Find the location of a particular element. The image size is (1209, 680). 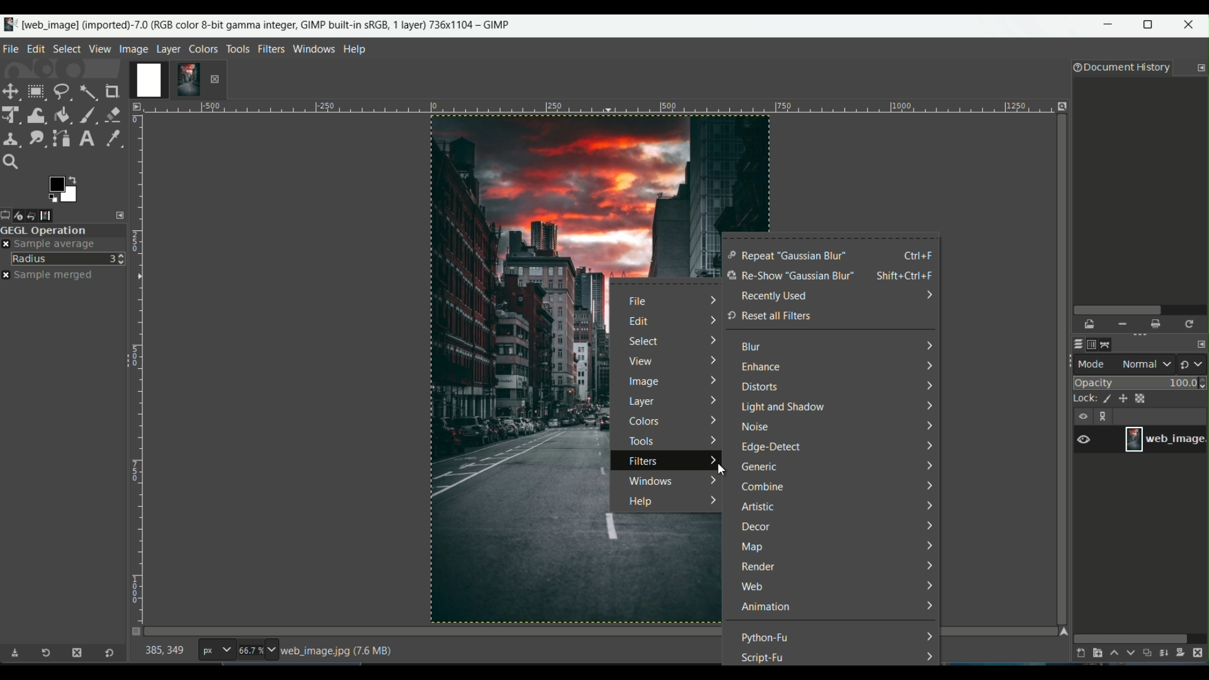

cursor position is located at coordinates (165, 653).